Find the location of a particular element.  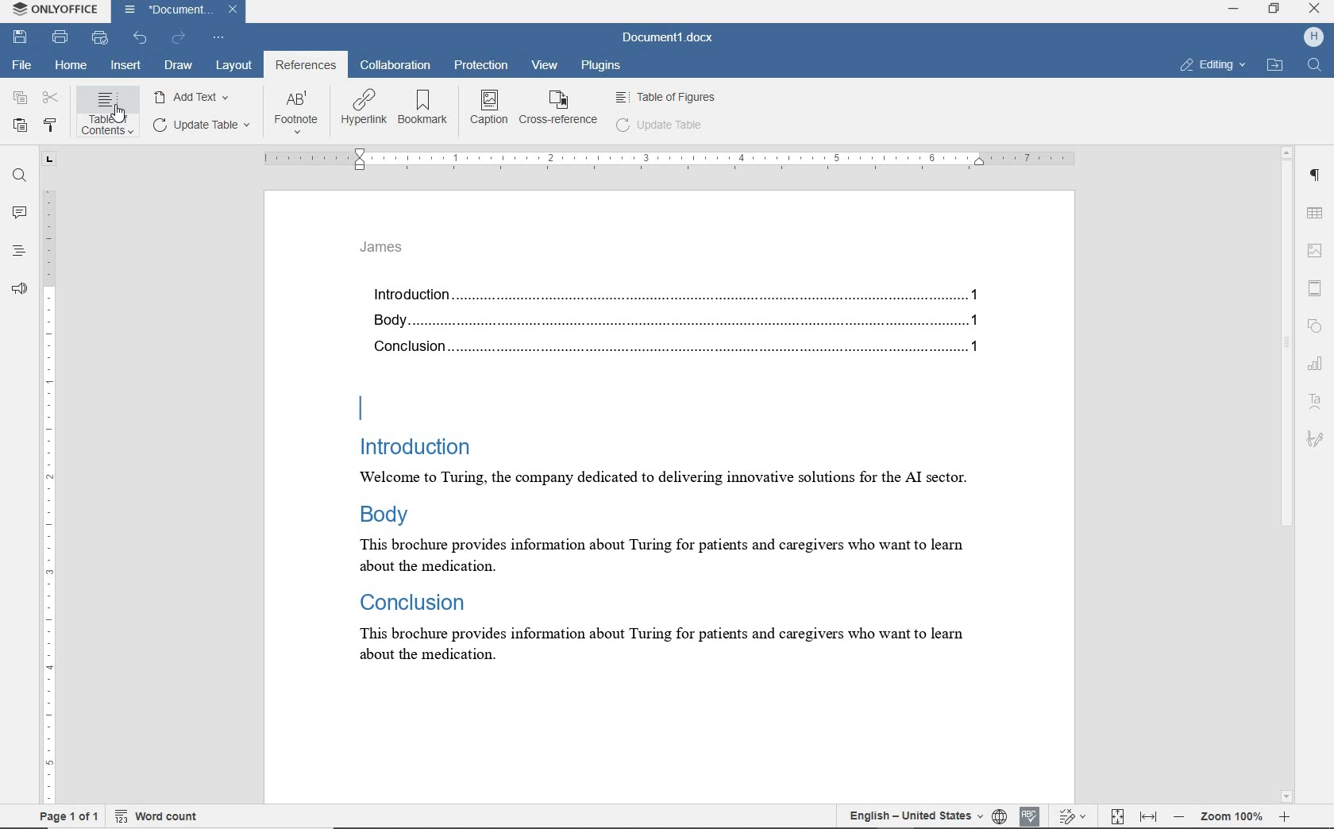

copy style is located at coordinates (52, 123).